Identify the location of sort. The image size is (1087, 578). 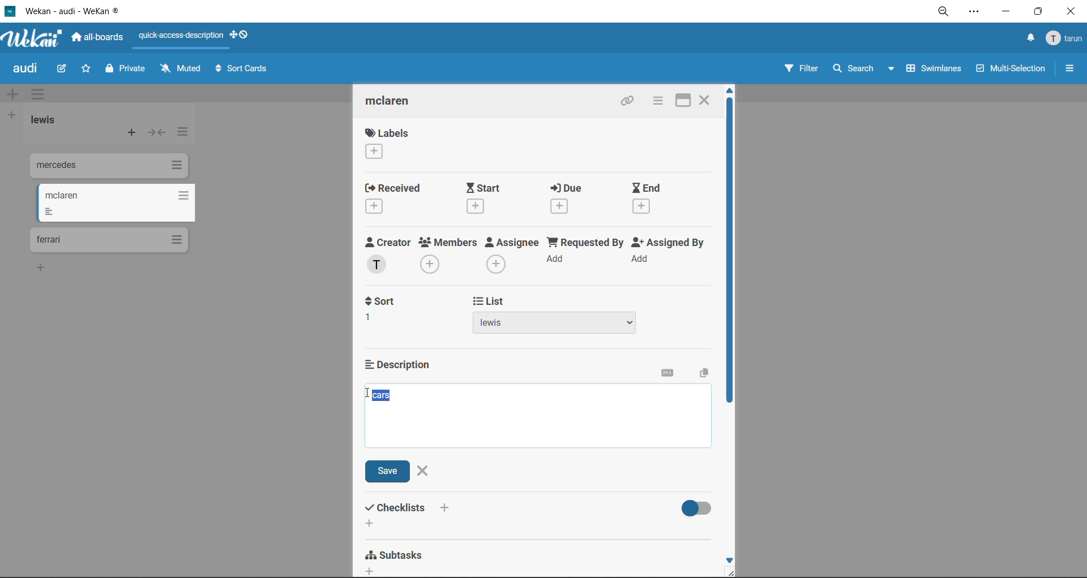
(388, 309).